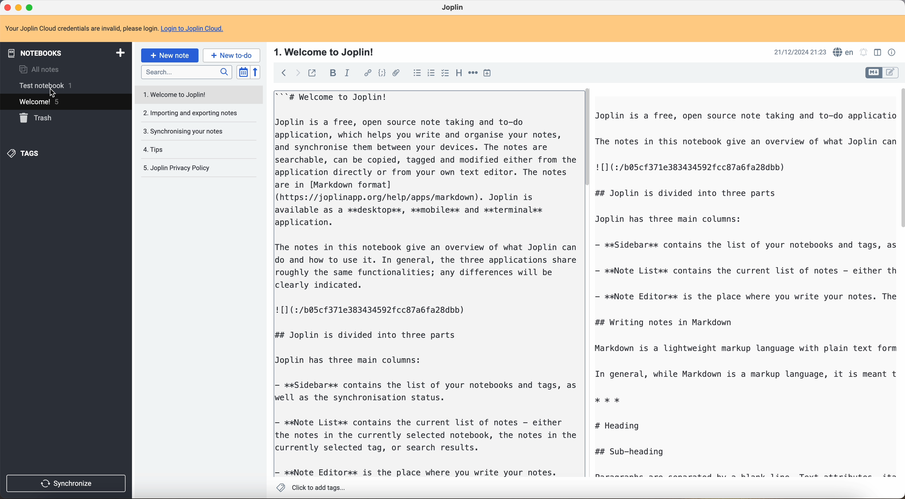  I want to click on all notes, so click(43, 70).